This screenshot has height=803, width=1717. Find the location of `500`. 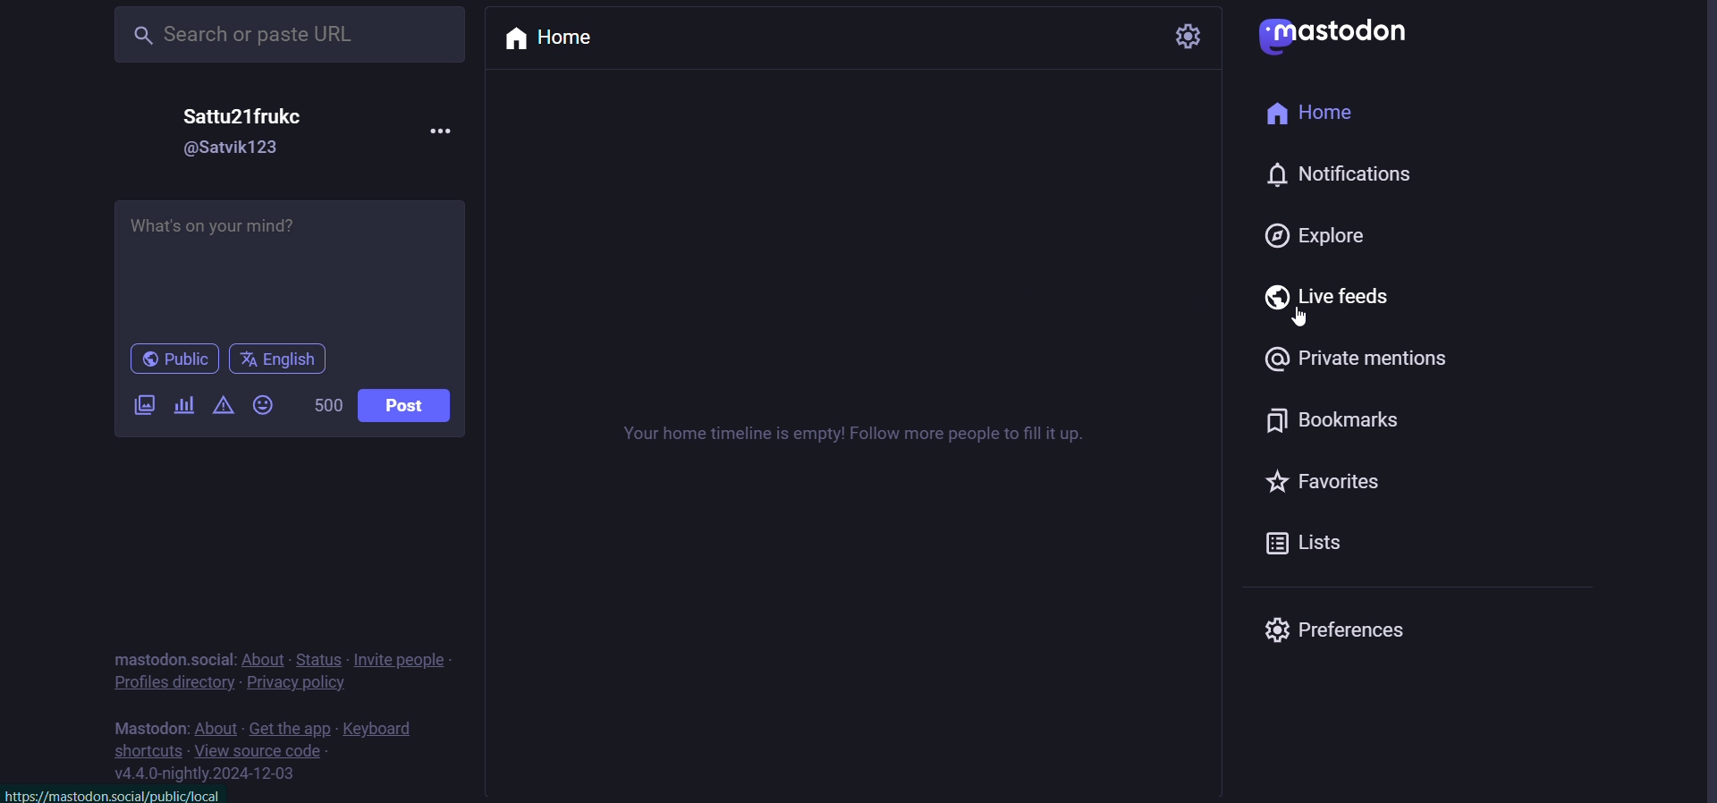

500 is located at coordinates (326, 401).